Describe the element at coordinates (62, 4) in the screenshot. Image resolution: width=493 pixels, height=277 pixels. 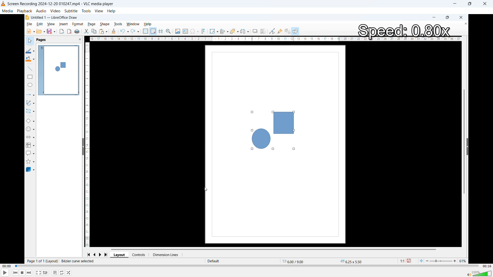
I see `Screen Recording 2024-12-20 010247.mp4 - VLC media player` at that location.